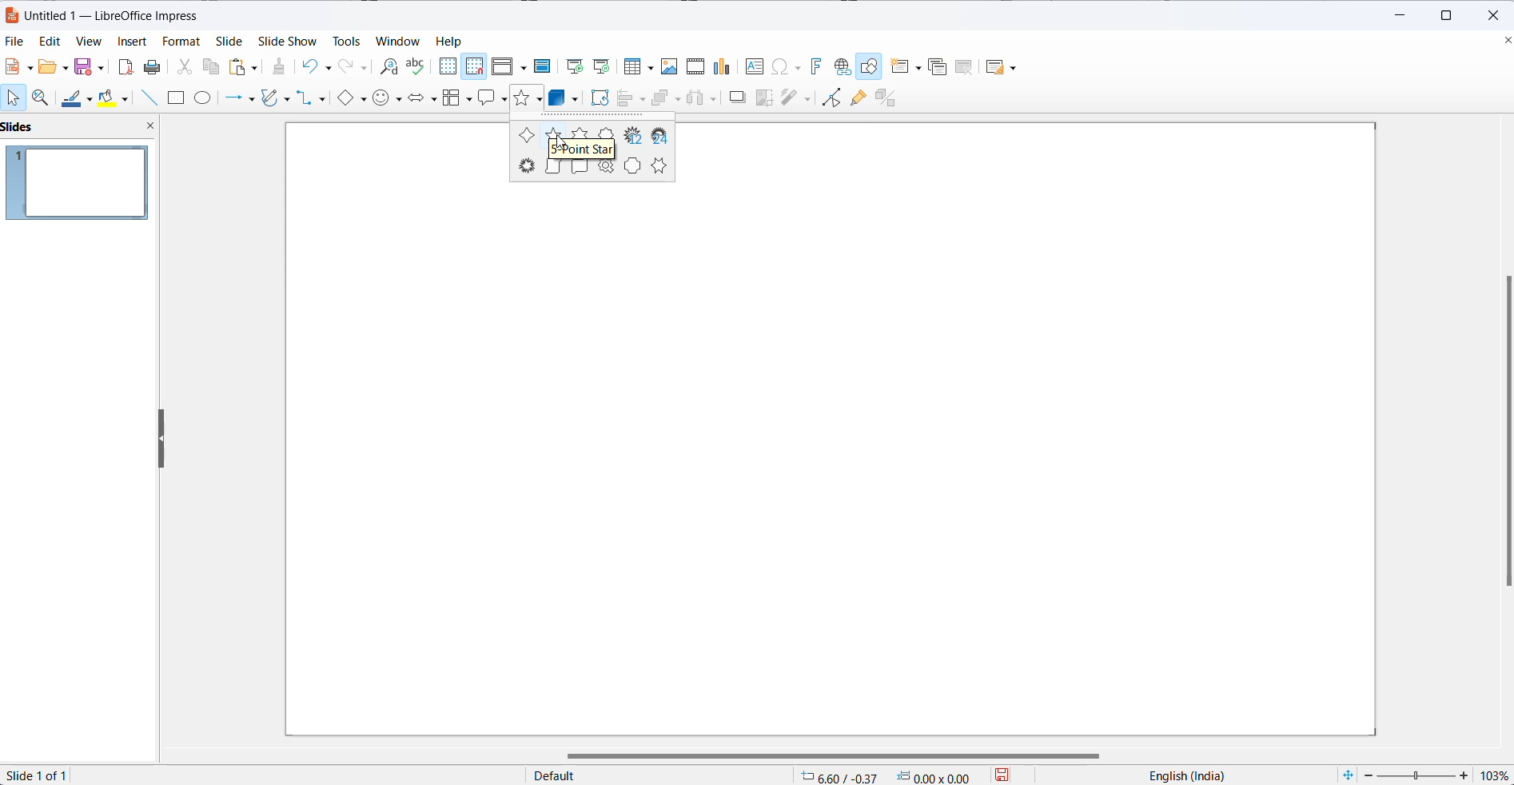 This screenshot has height=785, width=1514. I want to click on horizontal scroll, so click(580, 171).